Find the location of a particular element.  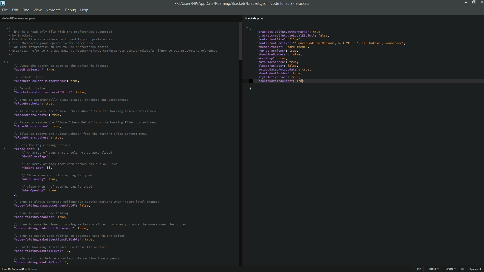

App icon is located at coordinates (4, 3).